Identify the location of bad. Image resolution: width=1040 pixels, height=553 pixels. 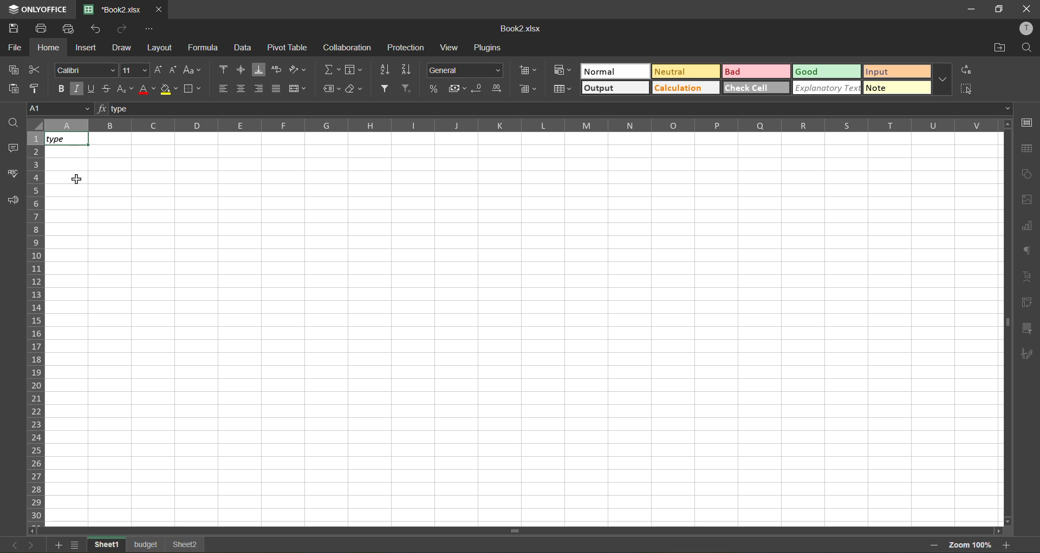
(757, 71).